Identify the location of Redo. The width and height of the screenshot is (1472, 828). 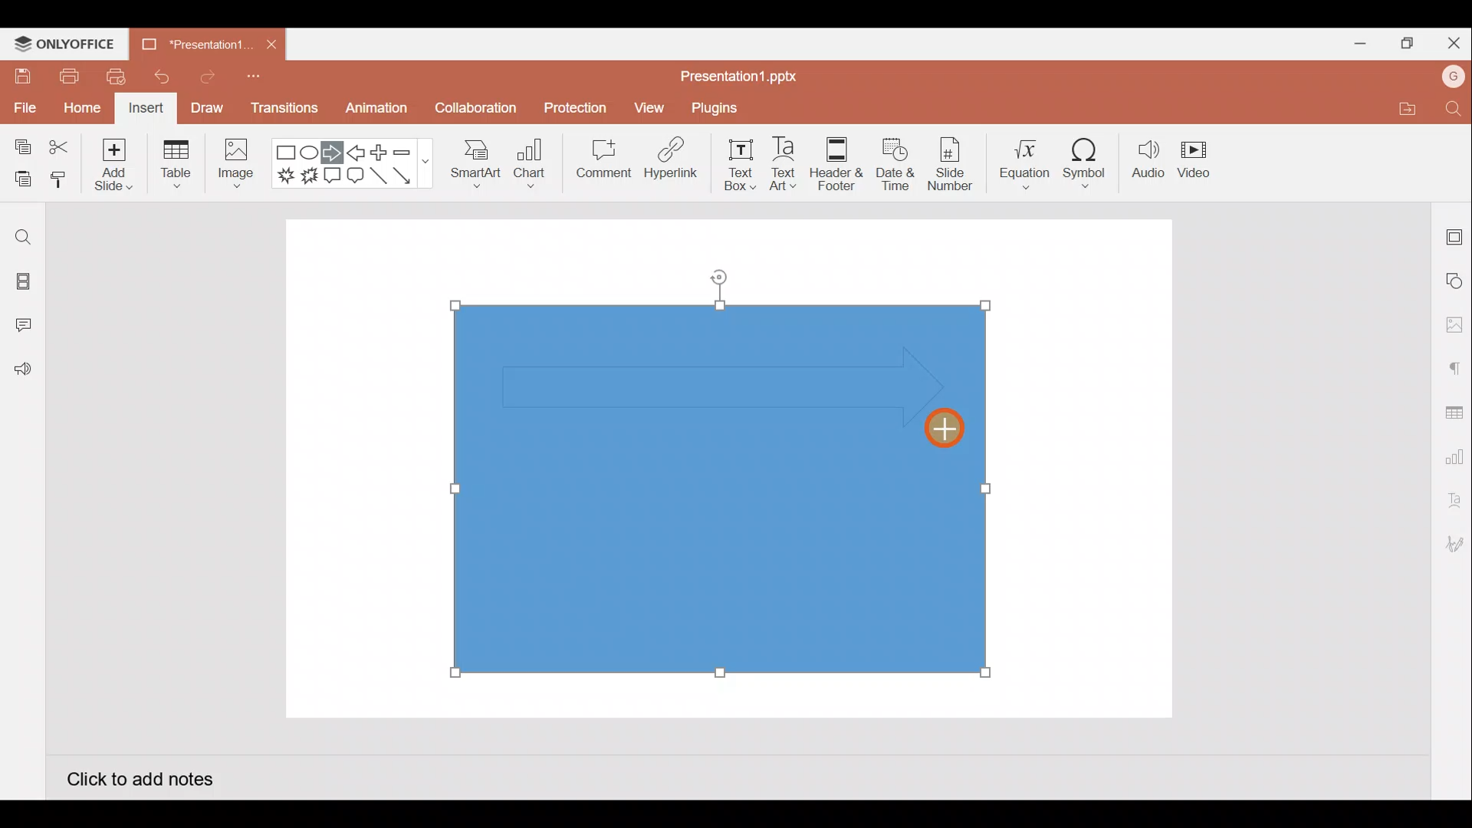
(202, 76).